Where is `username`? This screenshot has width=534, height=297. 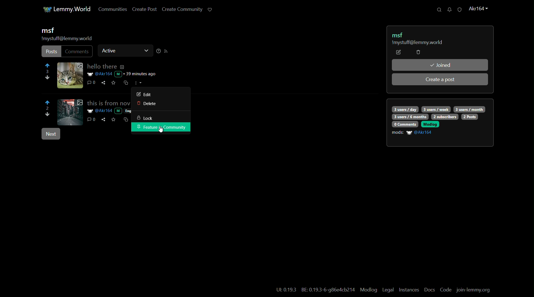 username is located at coordinates (420, 133).